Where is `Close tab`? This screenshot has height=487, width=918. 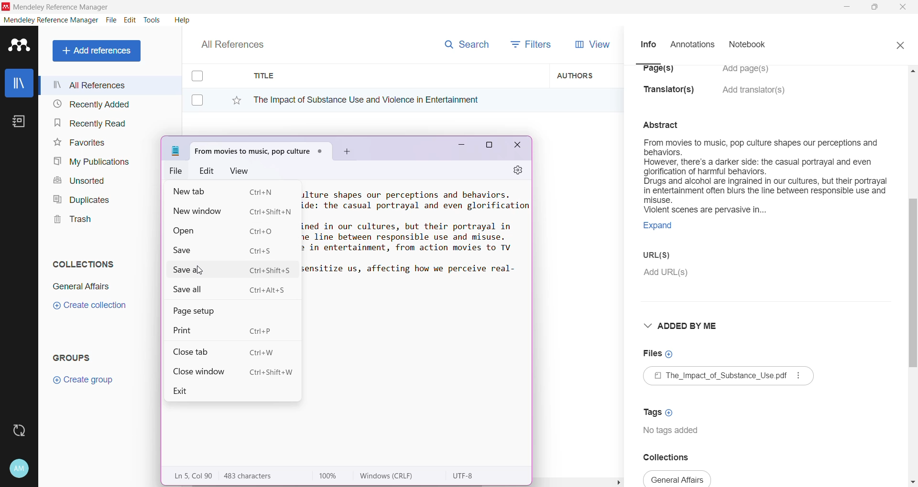 Close tab is located at coordinates (226, 351).